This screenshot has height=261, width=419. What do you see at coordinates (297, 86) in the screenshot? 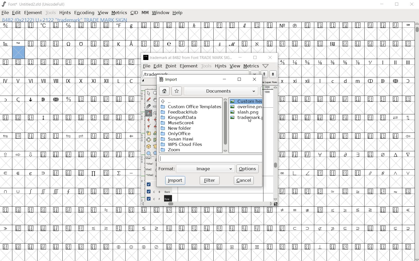
I see `roman characters` at bounding box center [297, 86].